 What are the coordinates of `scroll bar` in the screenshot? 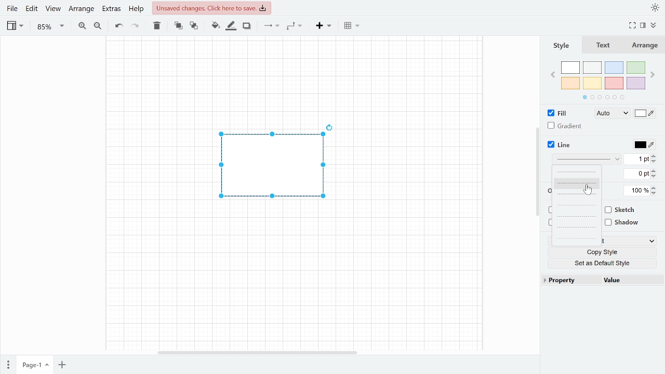 It's located at (258, 353).